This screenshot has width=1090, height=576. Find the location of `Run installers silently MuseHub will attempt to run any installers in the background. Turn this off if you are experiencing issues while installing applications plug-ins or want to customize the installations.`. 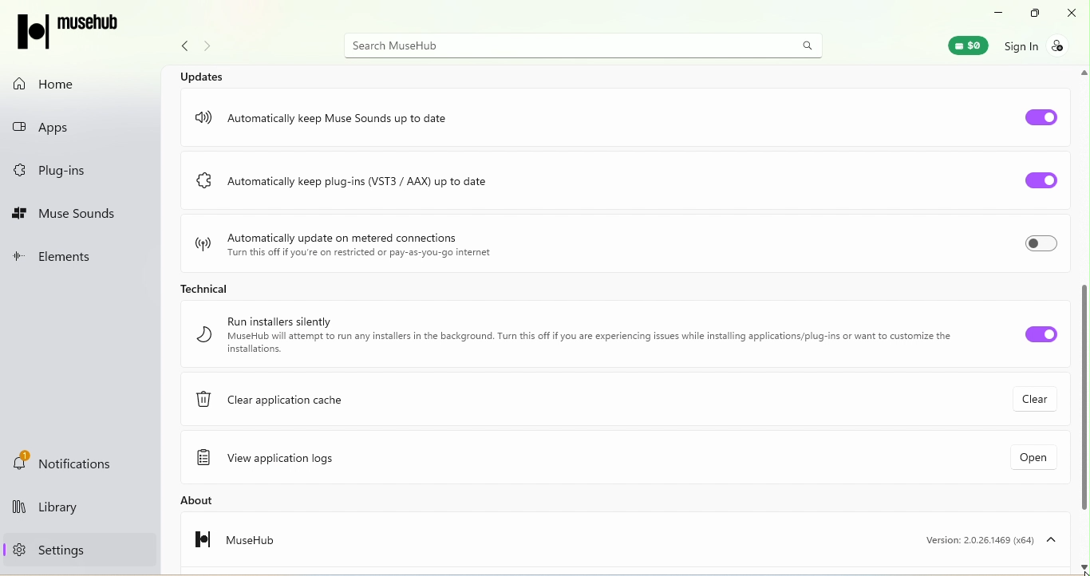

Run installers silently MuseHub will attempt to run any installers in the background. Turn this off if you are experiencing issues while installing applications plug-ins or want to customize the installations. is located at coordinates (572, 335).